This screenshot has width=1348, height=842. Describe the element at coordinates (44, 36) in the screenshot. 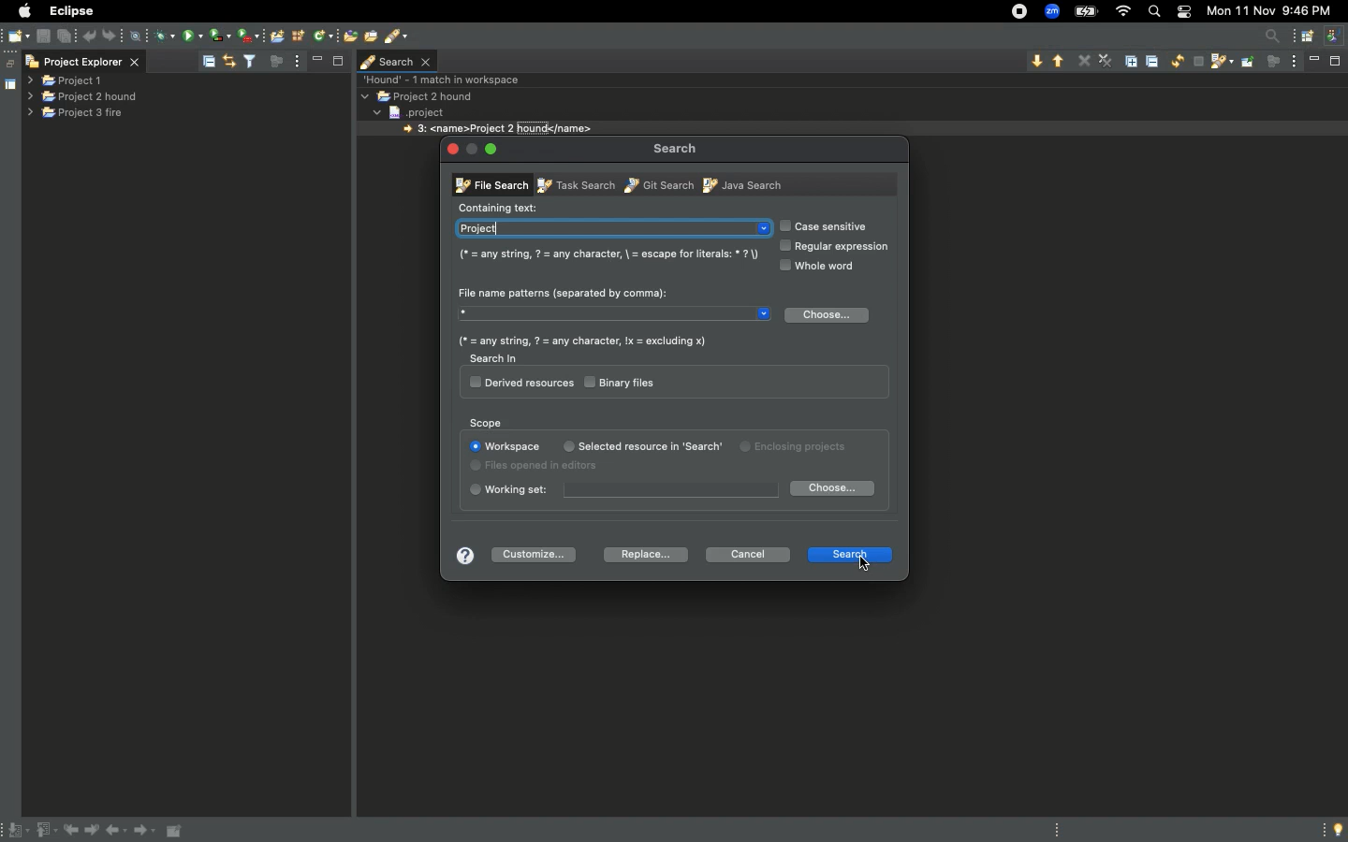

I see `save` at that location.